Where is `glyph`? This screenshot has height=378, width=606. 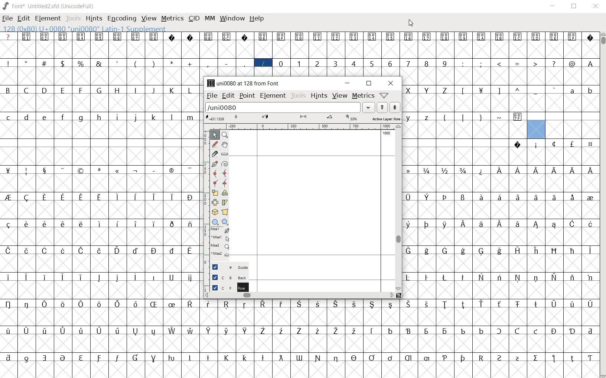 glyph is located at coordinates (536, 331).